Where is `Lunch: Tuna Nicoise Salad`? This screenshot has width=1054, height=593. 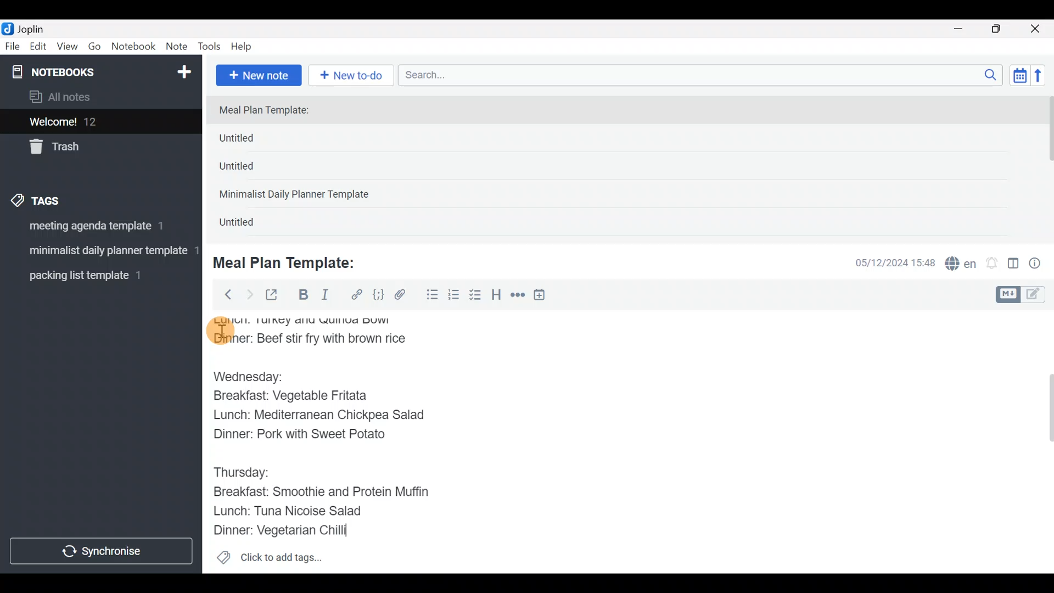
Lunch: Tuna Nicoise Salad is located at coordinates (297, 510).